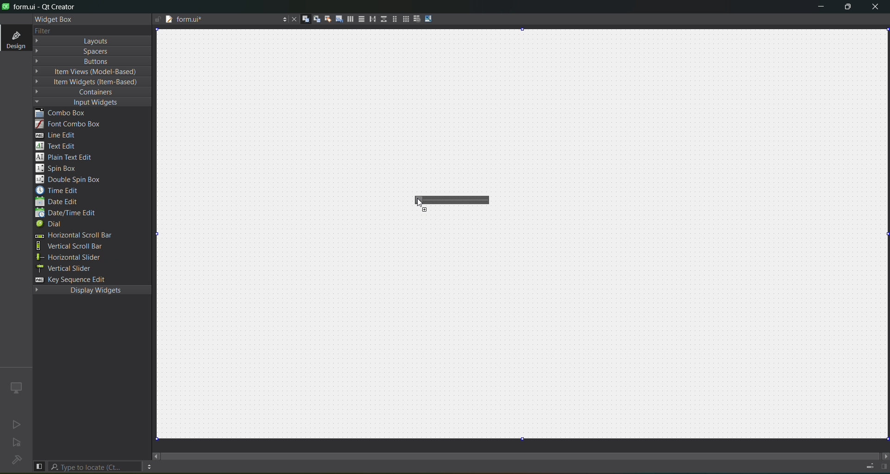 This screenshot has height=474, width=890. I want to click on No project loaded, so click(16, 463).